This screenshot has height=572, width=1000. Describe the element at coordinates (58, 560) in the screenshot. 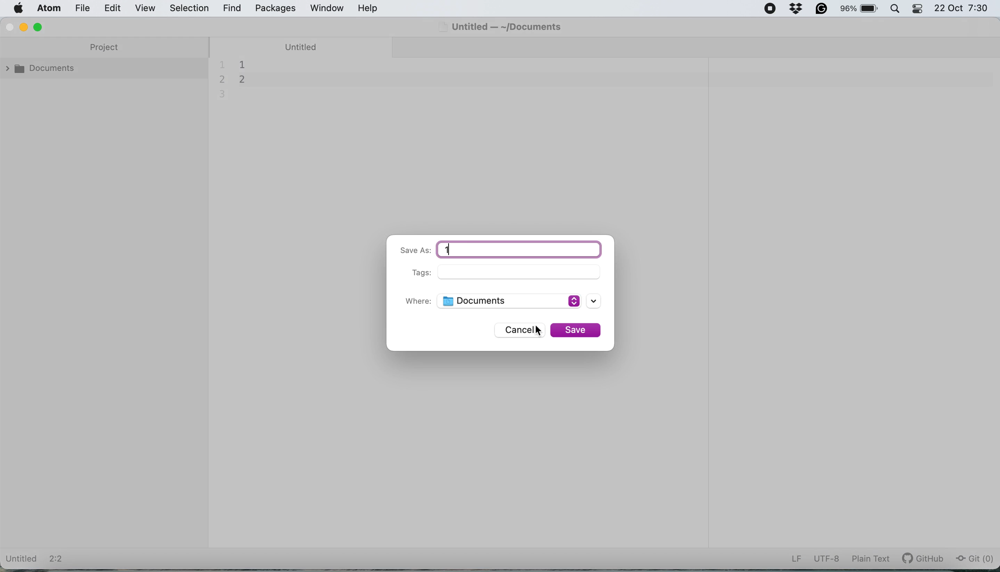

I see `2:2` at that location.